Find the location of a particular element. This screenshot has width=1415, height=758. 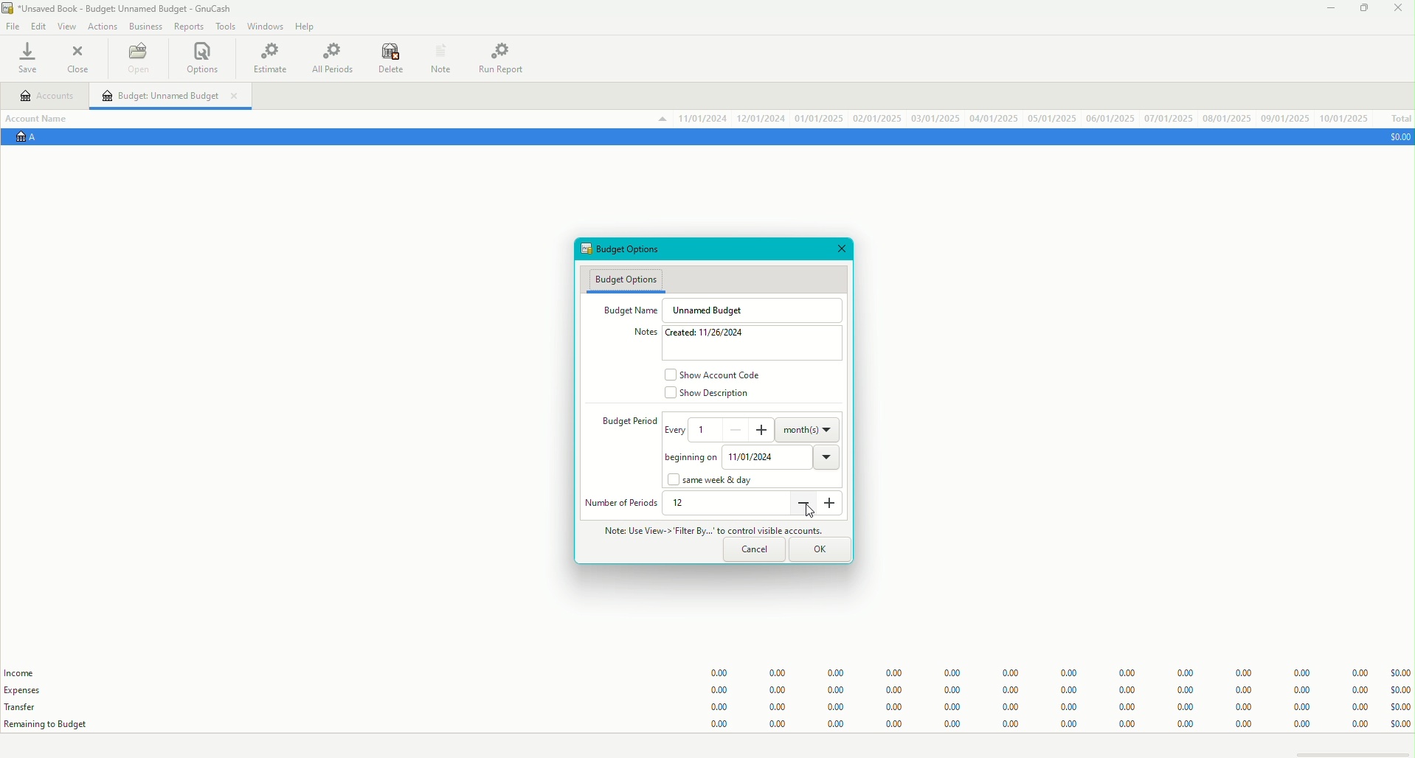

12 is located at coordinates (685, 504).